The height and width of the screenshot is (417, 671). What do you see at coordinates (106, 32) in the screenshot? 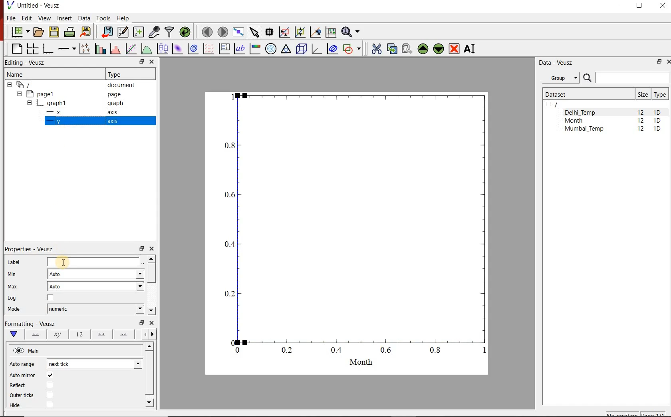
I see `import data into Veusz` at bounding box center [106, 32].